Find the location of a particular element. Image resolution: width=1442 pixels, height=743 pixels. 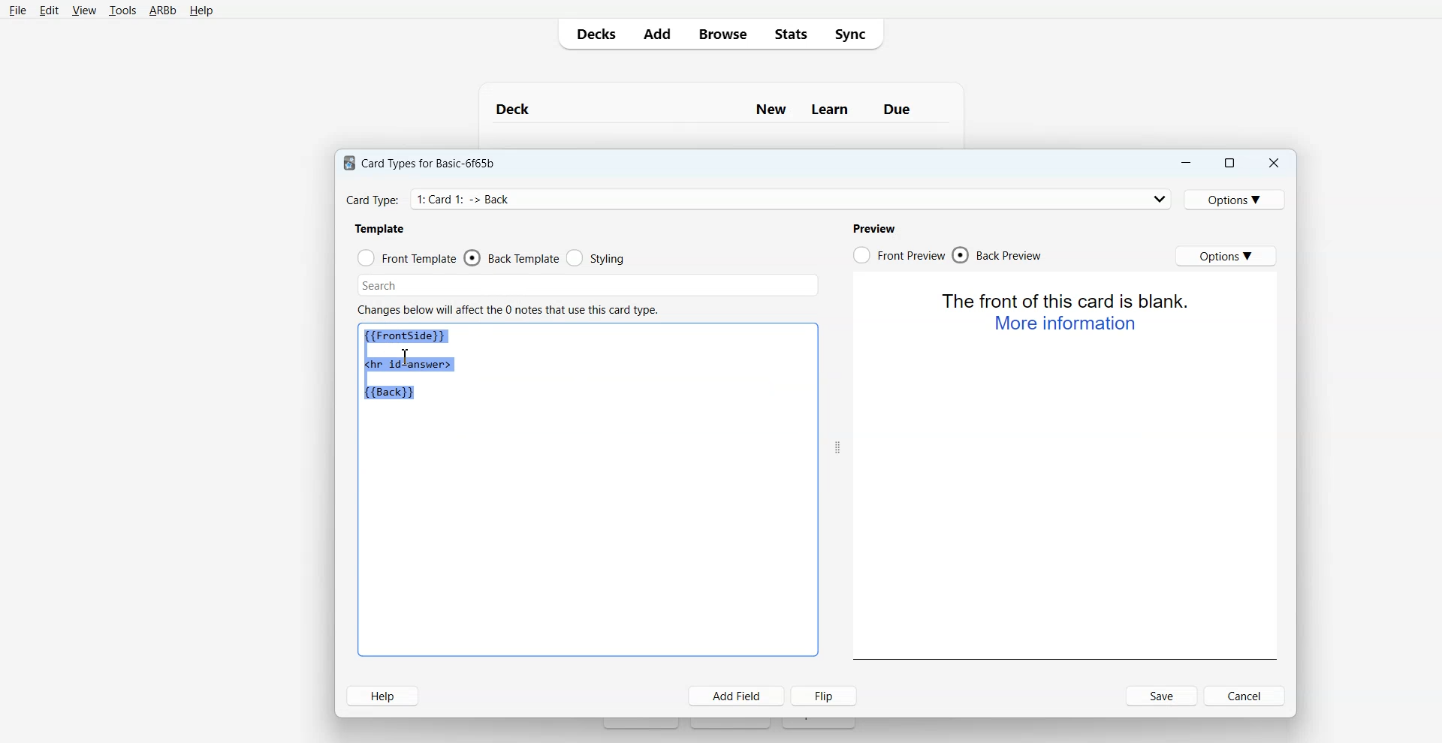

Sync is located at coordinates (855, 35).